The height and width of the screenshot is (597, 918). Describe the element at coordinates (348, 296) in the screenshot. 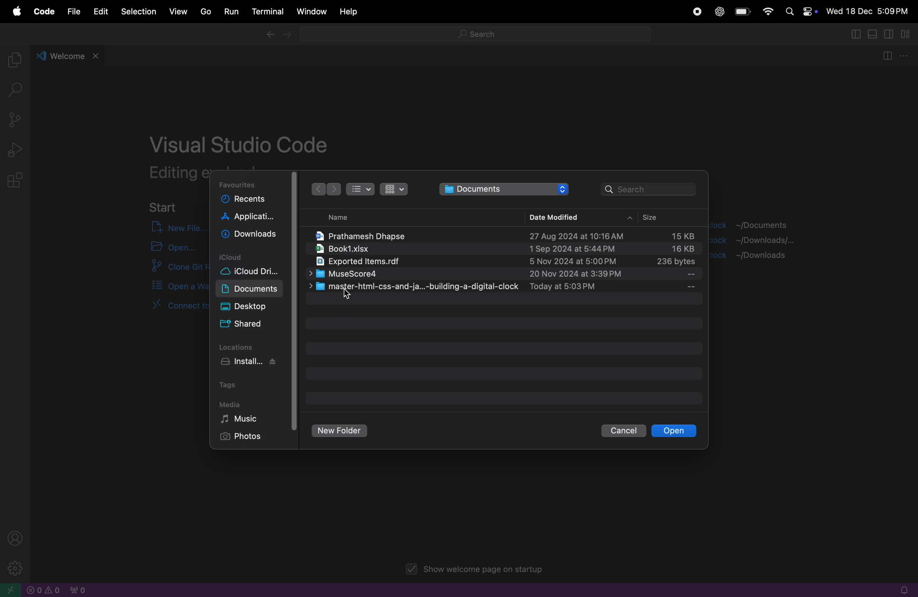

I see `Cursor` at that location.